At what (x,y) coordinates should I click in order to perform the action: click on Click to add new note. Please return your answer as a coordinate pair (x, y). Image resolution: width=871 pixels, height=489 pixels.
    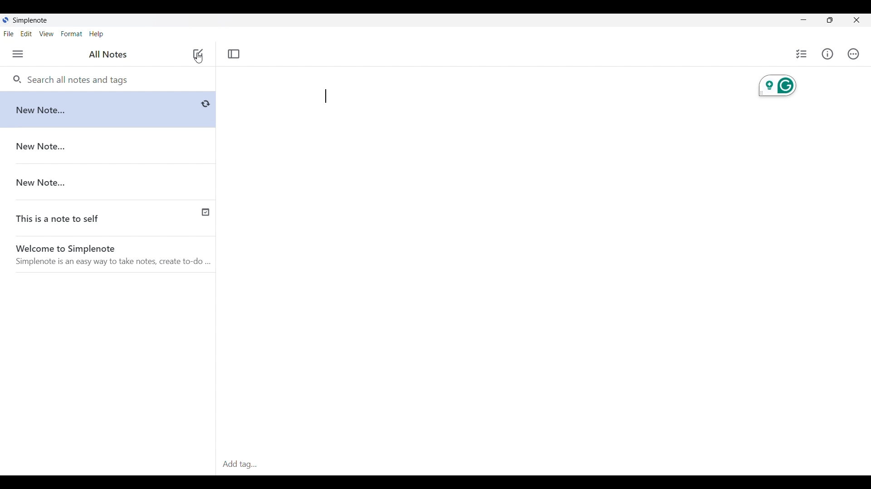
    Looking at the image, I should click on (197, 54).